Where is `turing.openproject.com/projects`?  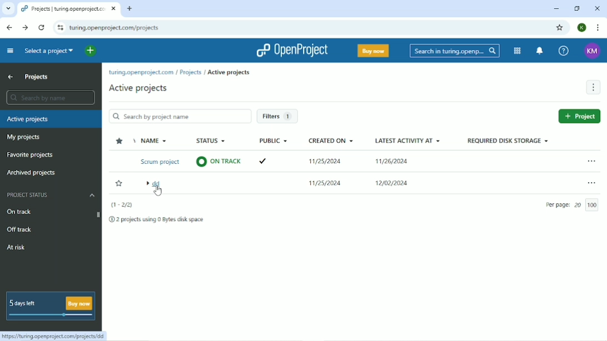 turing.openproject.com/projects is located at coordinates (115, 27).